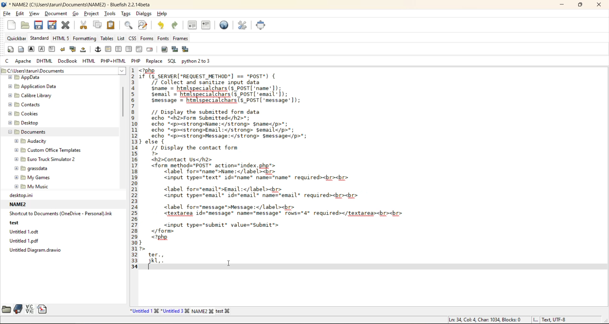 The height and width of the screenshot is (324, 609). I want to click on cut, so click(85, 26).